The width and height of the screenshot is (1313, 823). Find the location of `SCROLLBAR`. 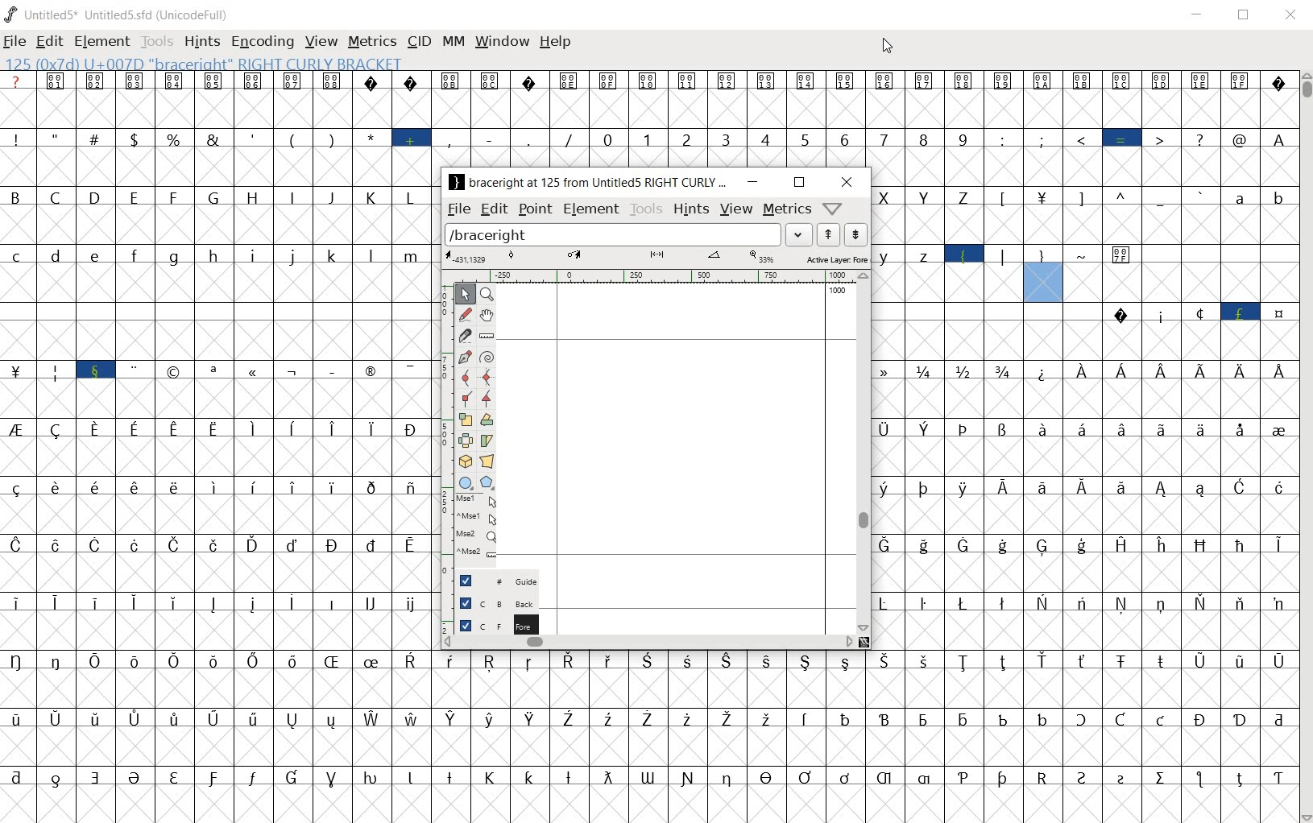

SCROLLBAR is located at coordinates (1305, 447).